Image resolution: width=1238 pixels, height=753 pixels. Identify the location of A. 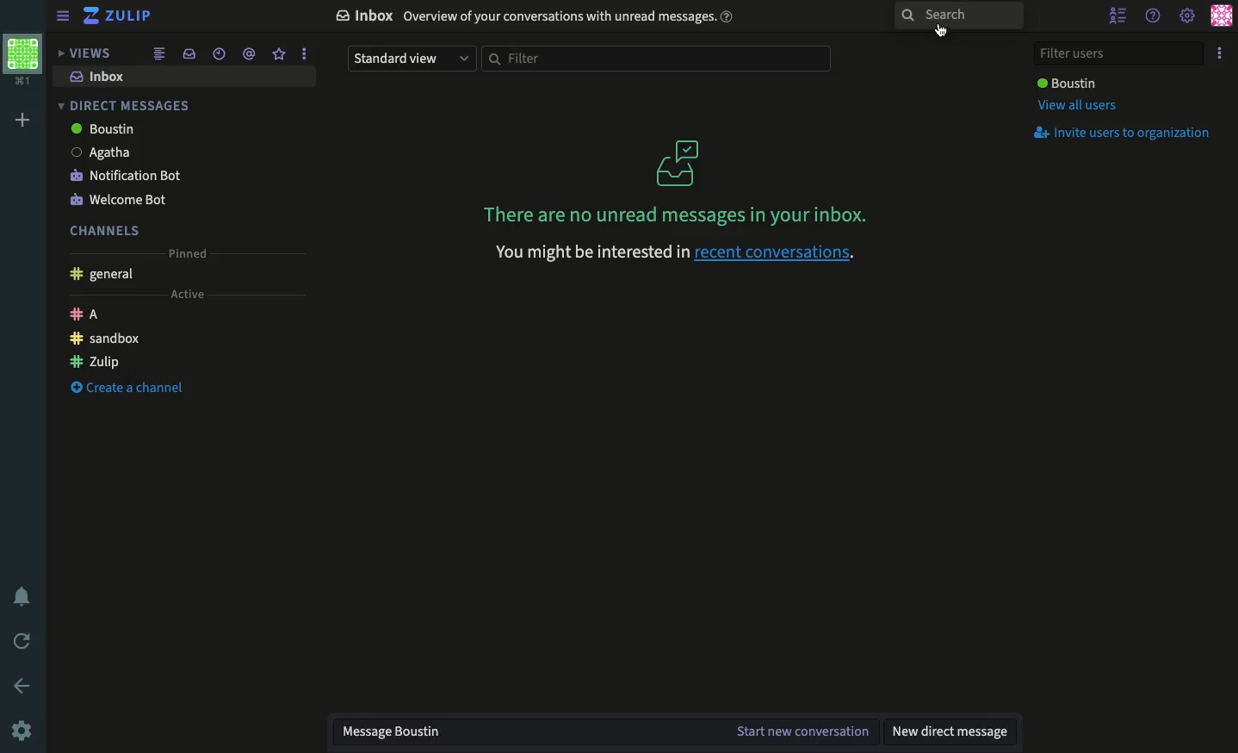
(84, 314).